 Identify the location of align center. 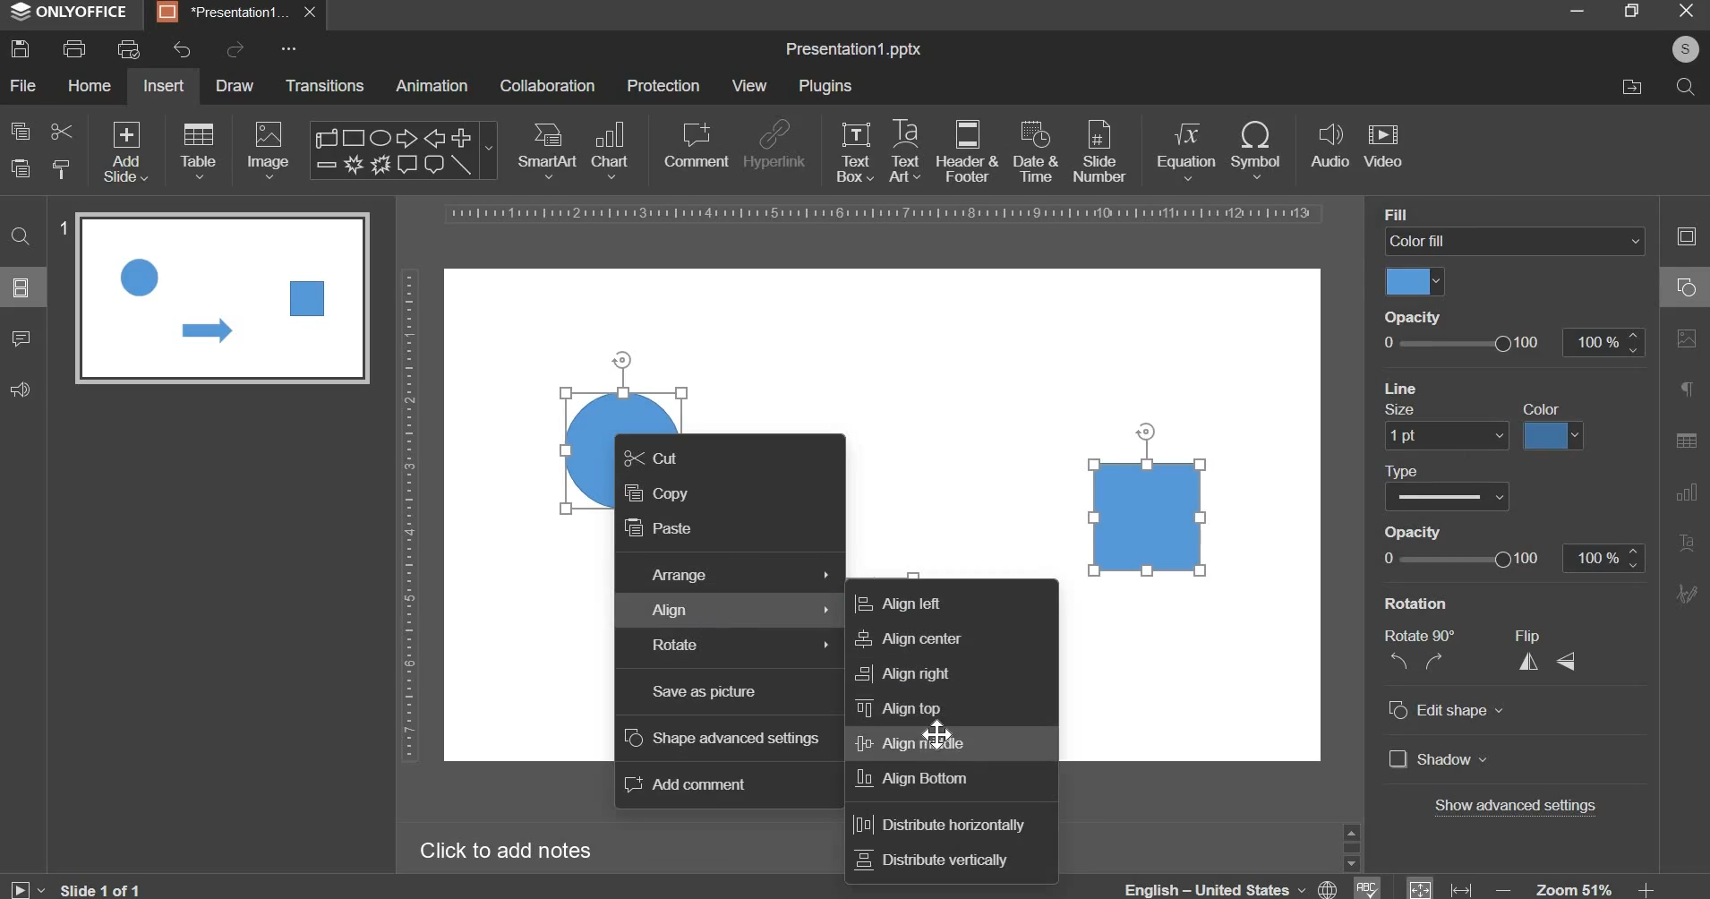
(903, 639).